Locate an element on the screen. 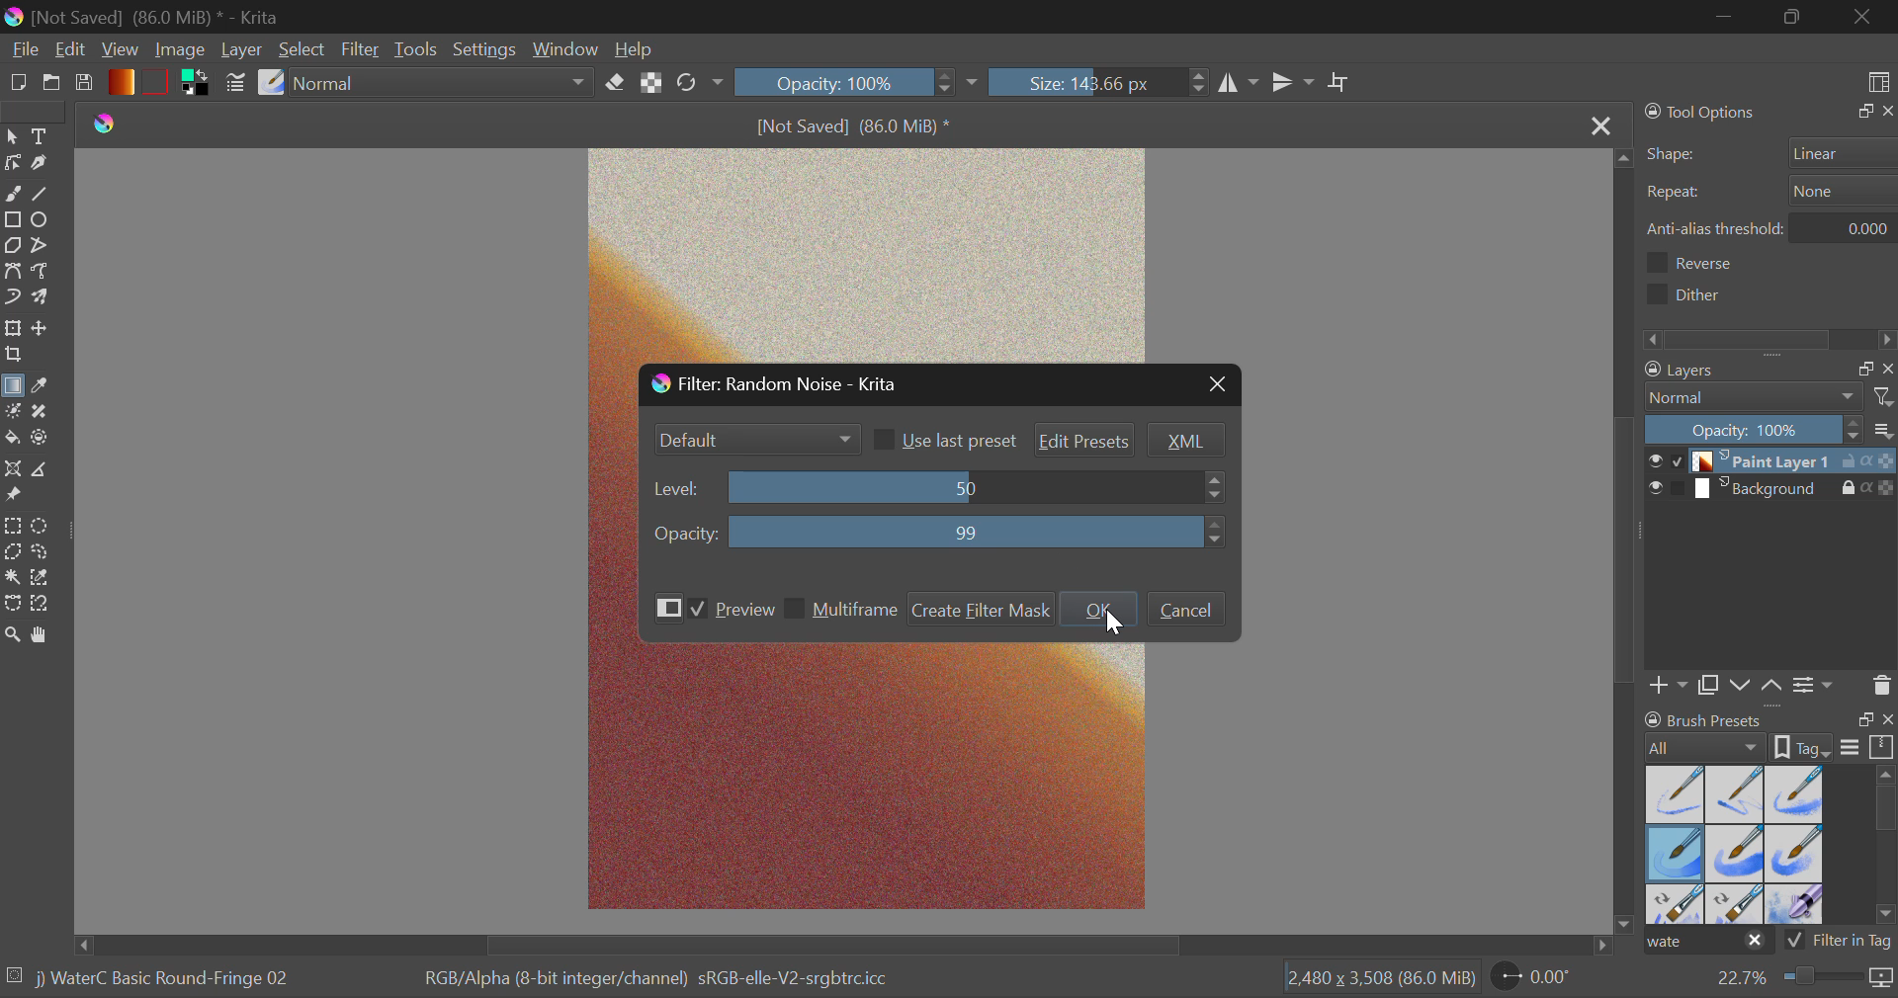 This screenshot has height=998, width=1898. filter is located at coordinates (1886, 396).